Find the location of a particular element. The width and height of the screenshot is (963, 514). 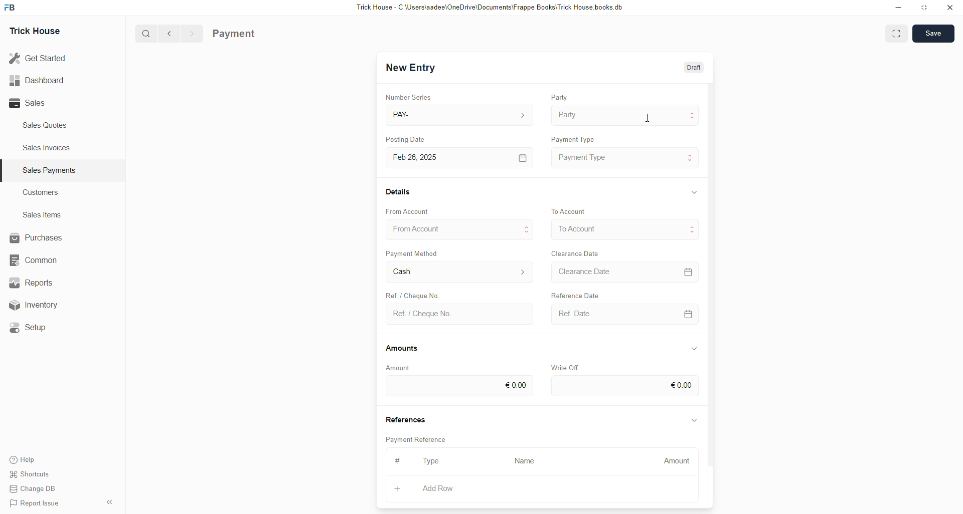

From Account is located at coordinates (460, 229).